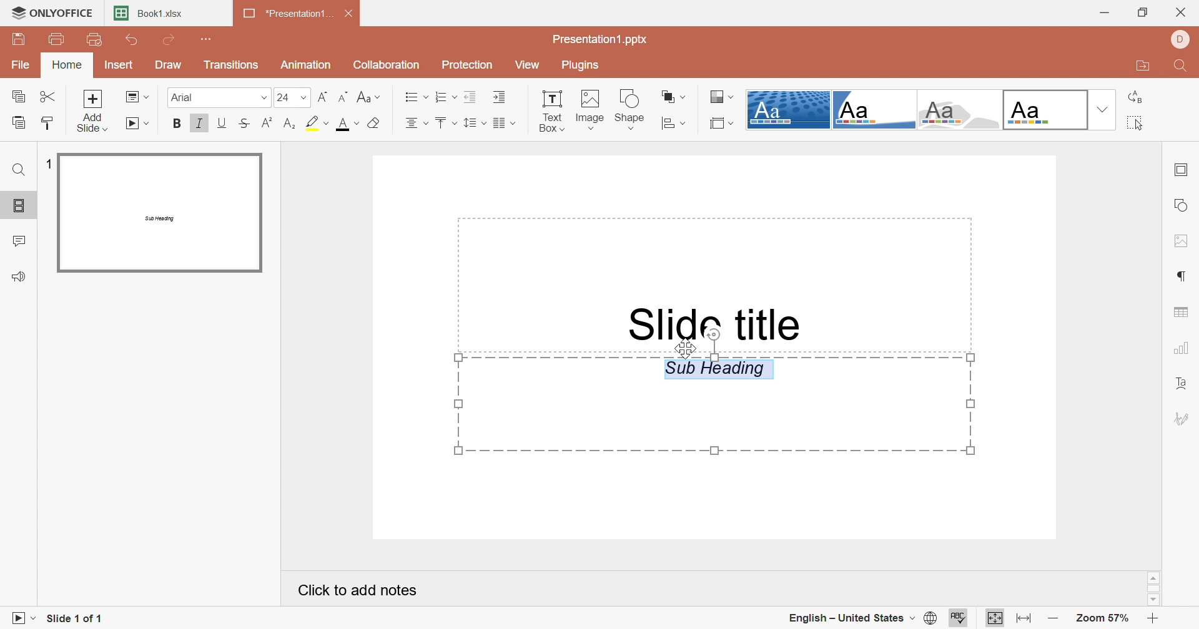  I want to click on Paste, so click(22, 122).